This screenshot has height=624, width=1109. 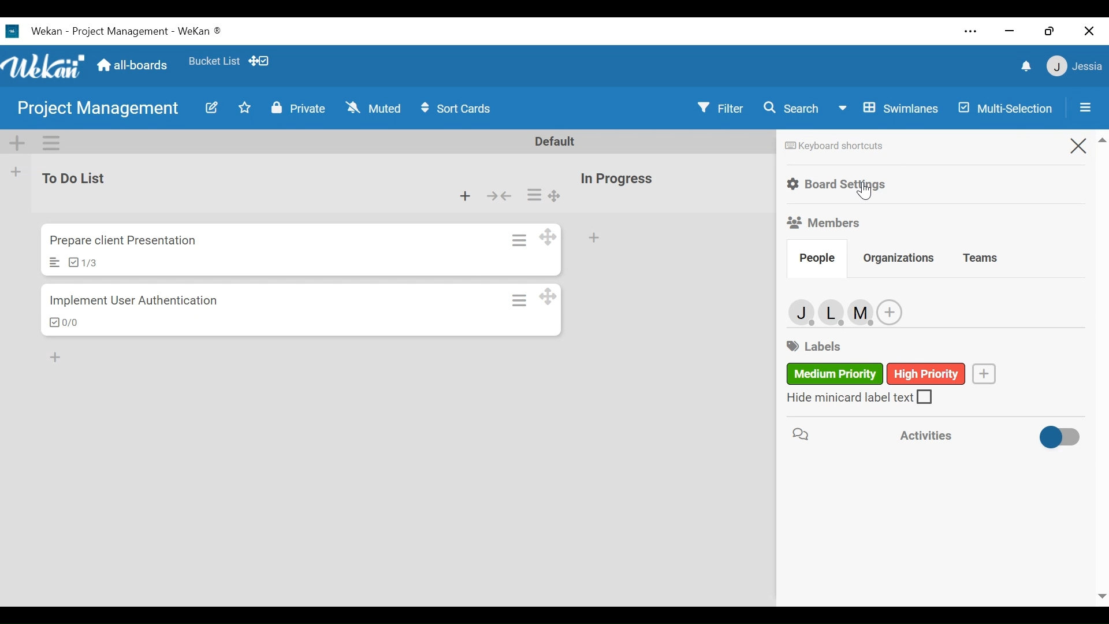 I want to click on close, so click(x=1087, y=29).